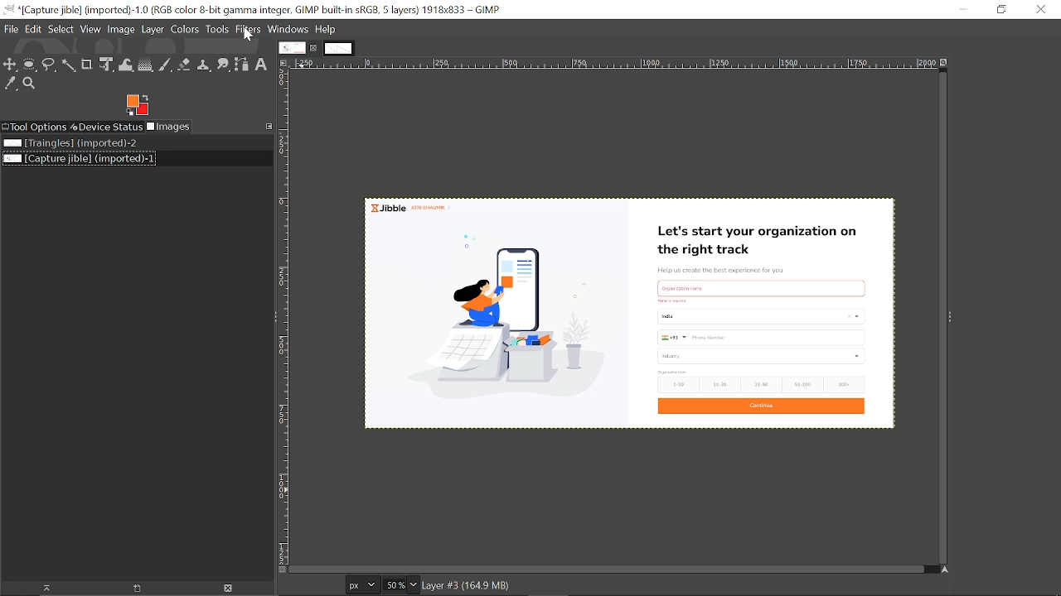 Image resolution: width=1061 pixels, height=596 pixels. I want to click on 100+, so click(849, 385).